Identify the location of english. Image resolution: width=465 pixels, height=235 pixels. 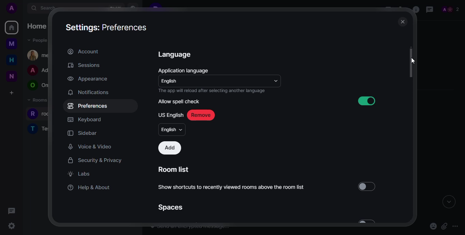
(172, 129).